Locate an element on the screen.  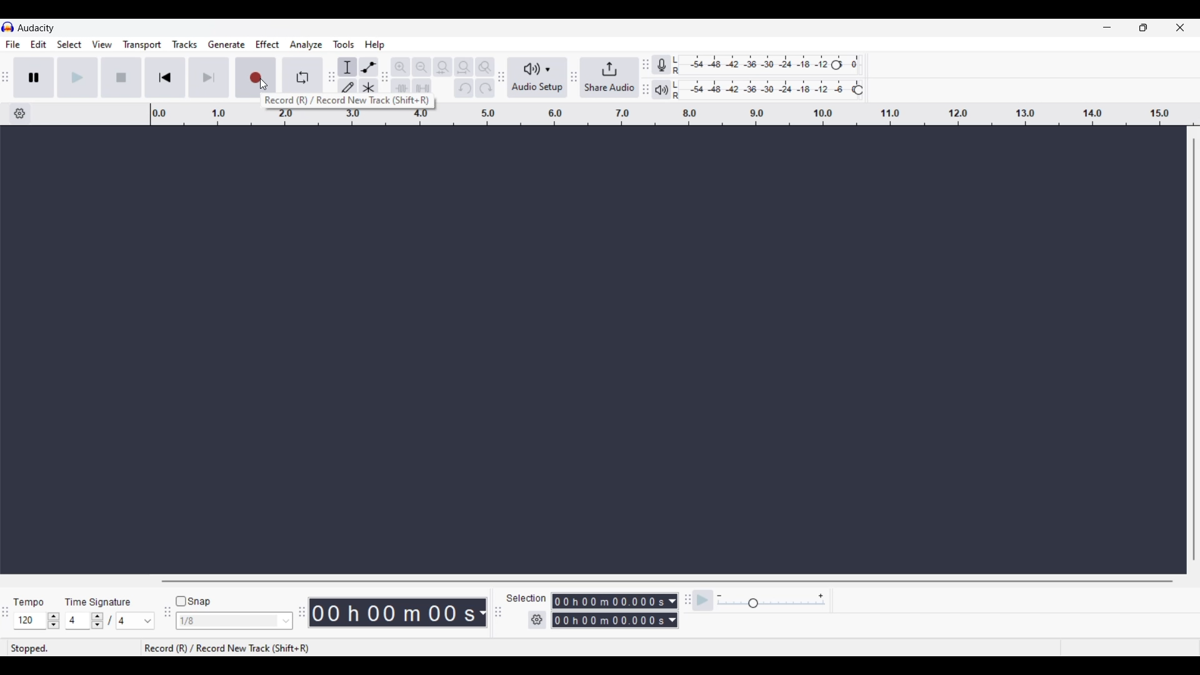
toolbar is located at coordinates (166, 616).